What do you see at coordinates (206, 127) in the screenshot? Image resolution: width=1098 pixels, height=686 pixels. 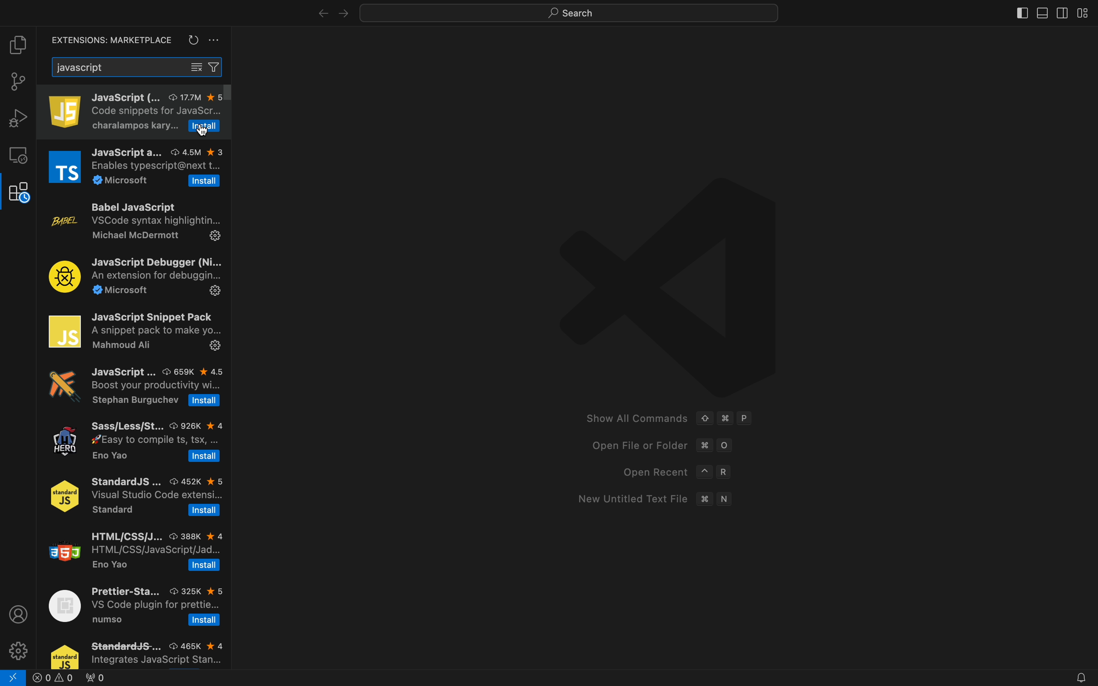 I see `install button` at bounding box center [206, 127].